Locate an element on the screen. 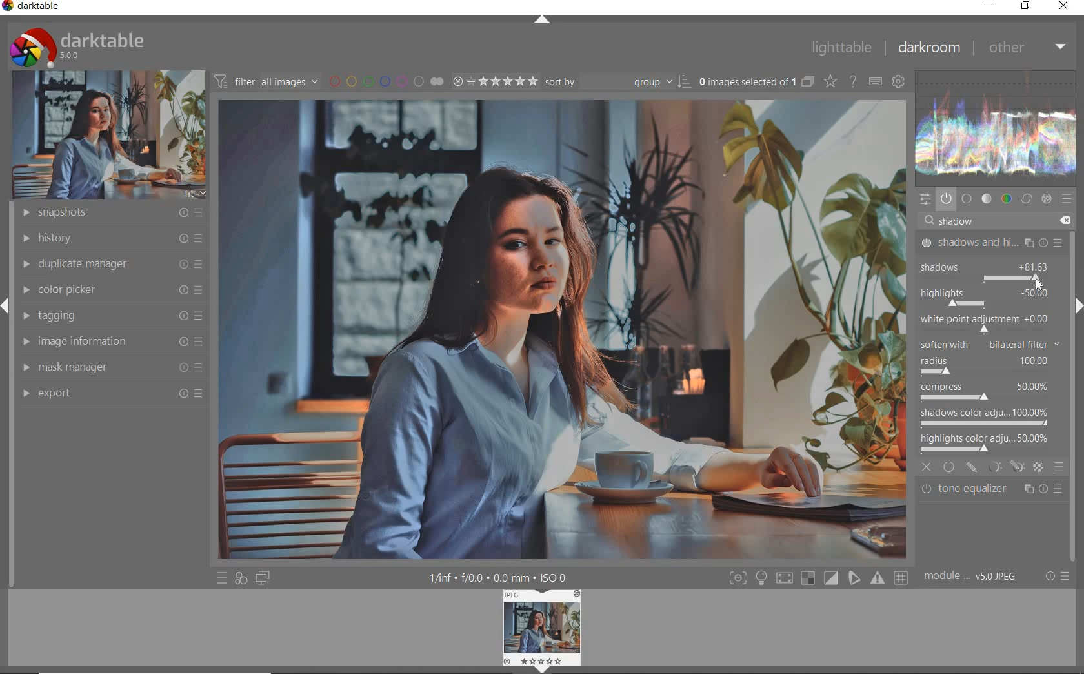 Image resolution: width=1084 pixels, height=674 pixels. image information is located at coordinates (111, 342).